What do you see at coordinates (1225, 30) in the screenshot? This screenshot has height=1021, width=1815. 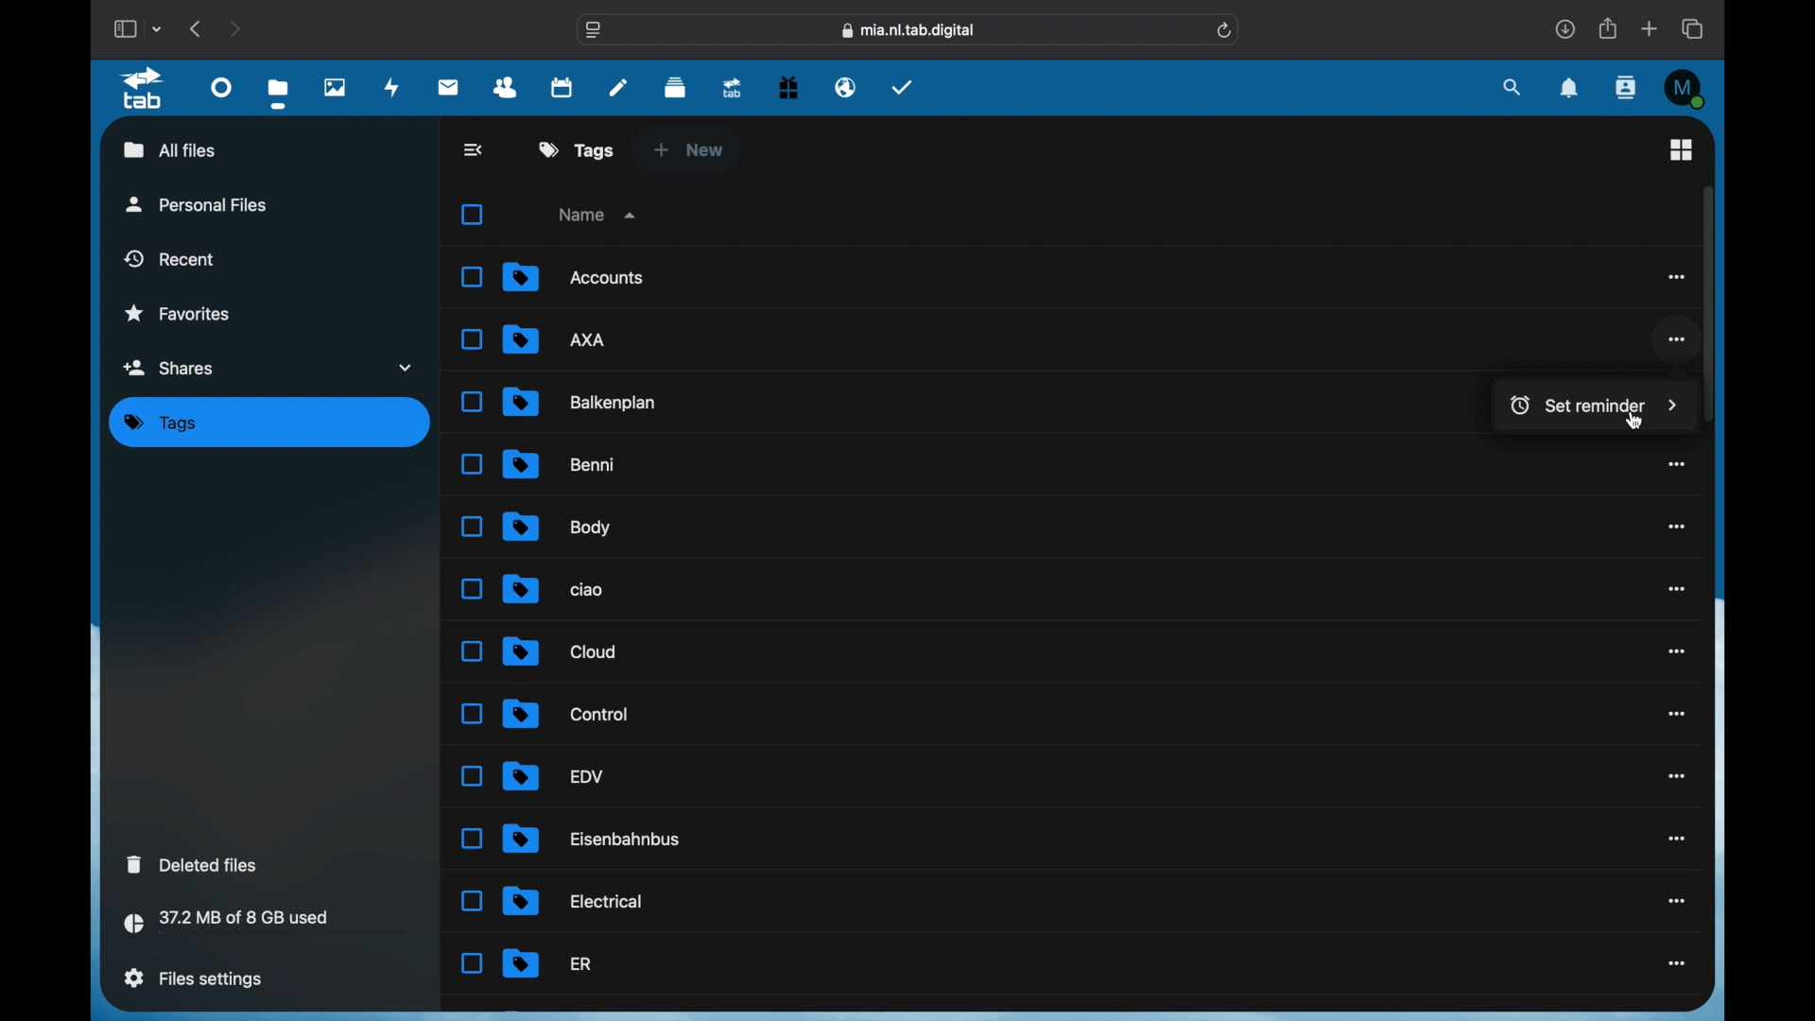 I see `refresh` at bounding box center [1225, 30].